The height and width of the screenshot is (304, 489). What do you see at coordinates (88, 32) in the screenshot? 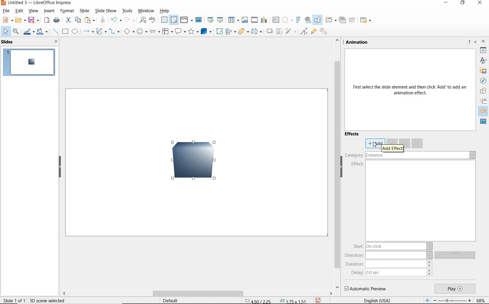
I see `lines and arrows` at bounding box center [88, 32].